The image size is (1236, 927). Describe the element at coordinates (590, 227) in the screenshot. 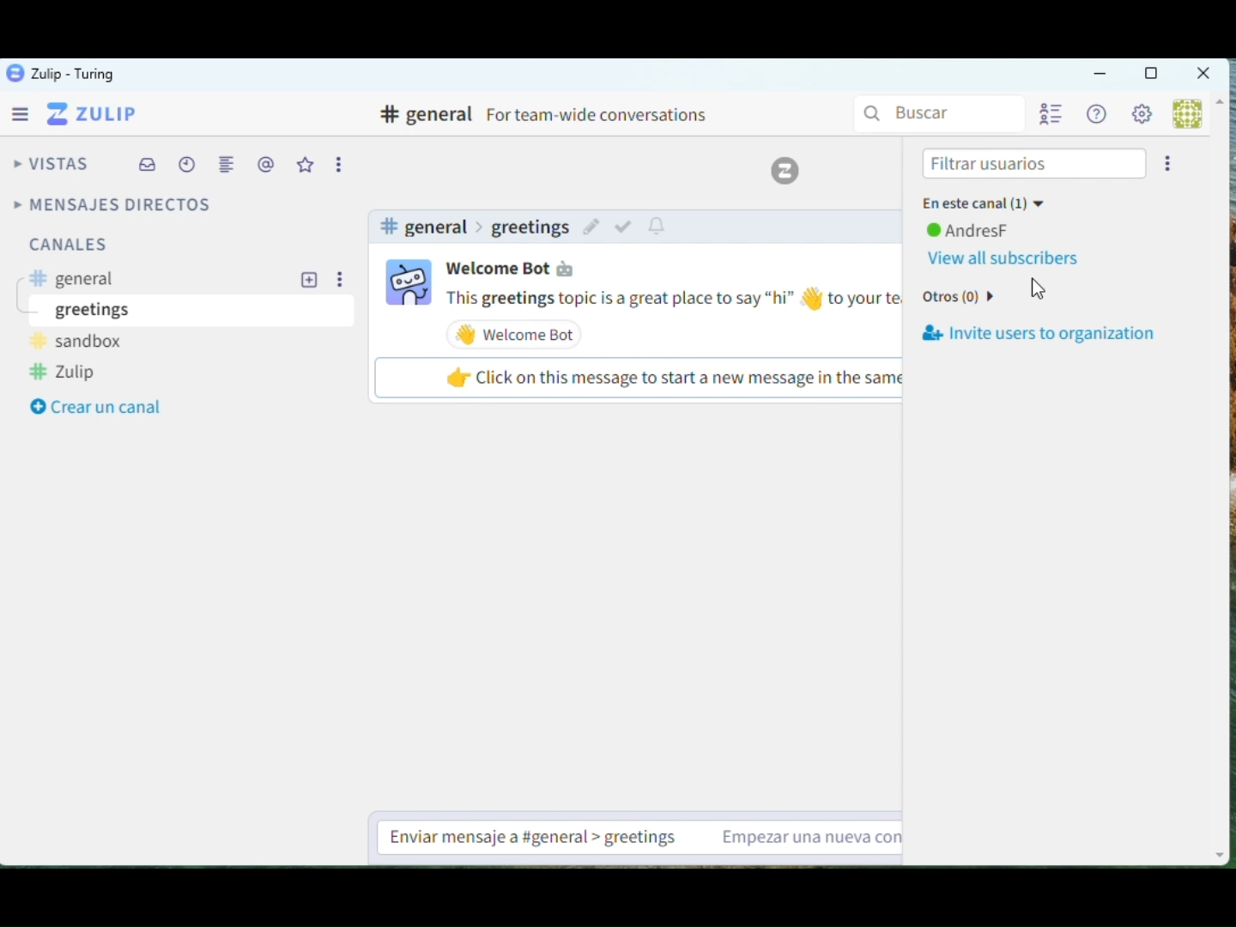

I see `edit` at that location.